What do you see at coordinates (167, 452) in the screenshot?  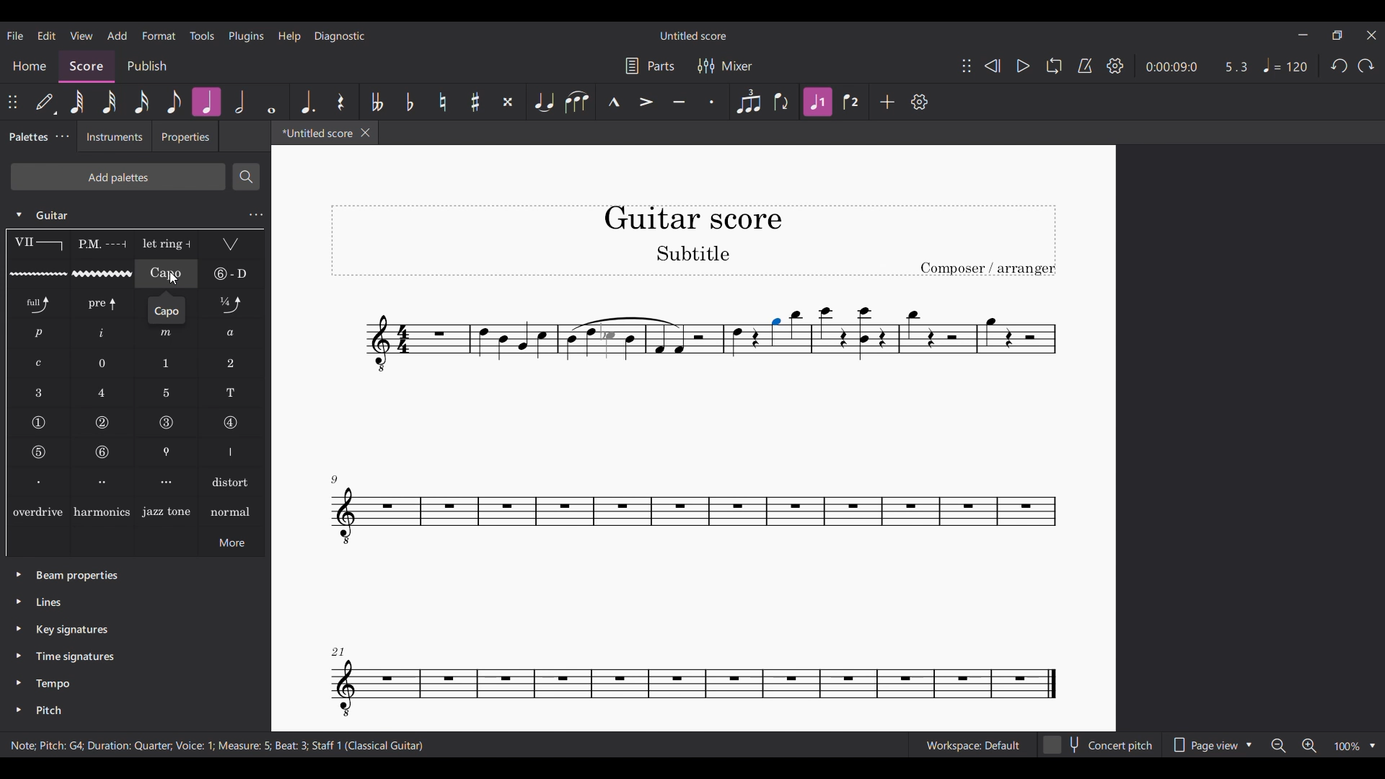 I see `Thumb position` at bounding box center [167, 452].